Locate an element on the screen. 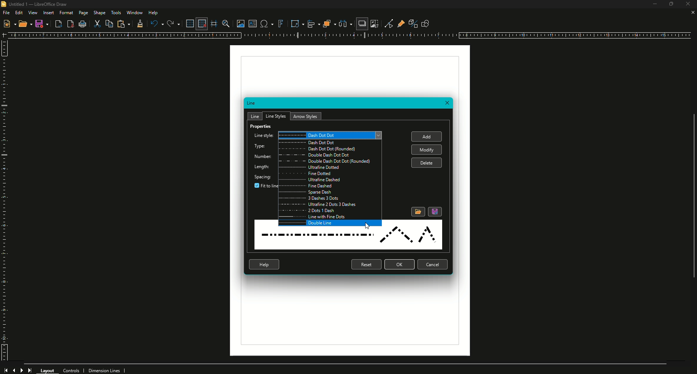 The width and height of the screenshot is (697, 374). Line With Fine Dots is located at coordinates (330, 216).